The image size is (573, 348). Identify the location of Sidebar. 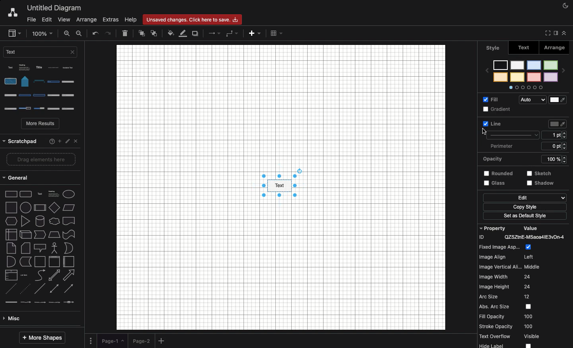
(14, 33).